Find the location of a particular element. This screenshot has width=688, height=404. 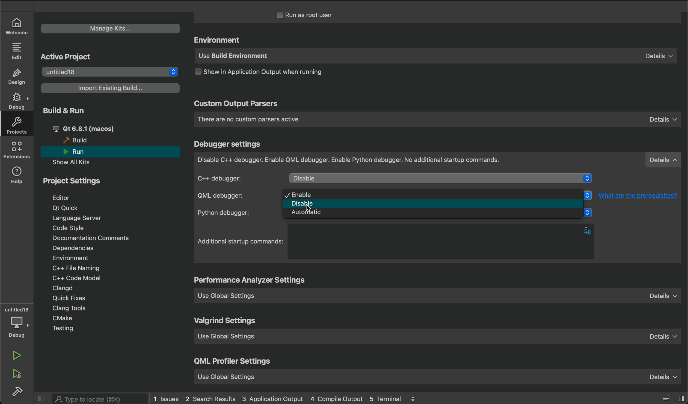

run debug is located at coordinates (18, 374).